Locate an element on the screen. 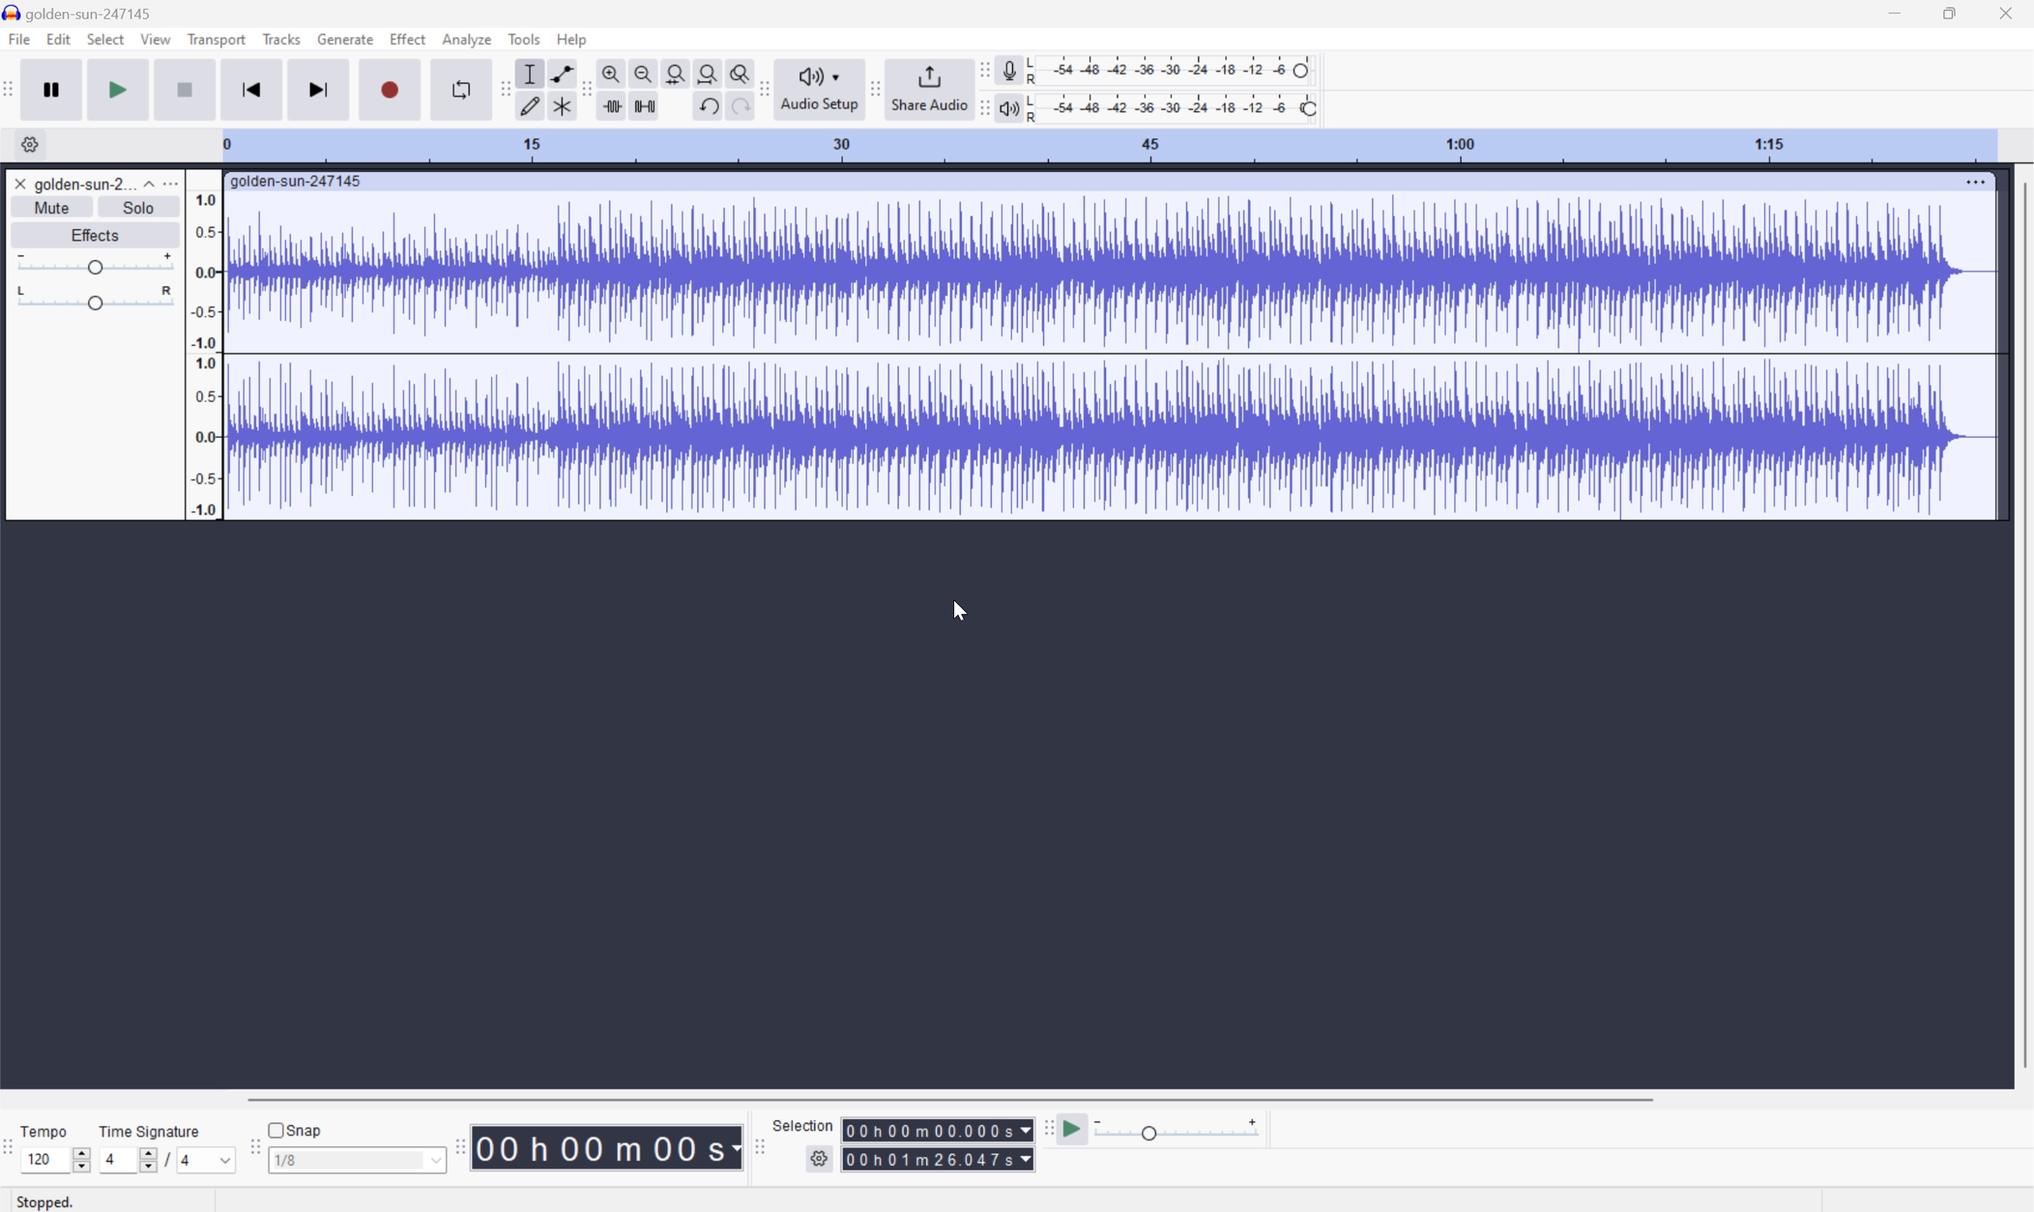  Cursor is located at coordinates (962, 610).